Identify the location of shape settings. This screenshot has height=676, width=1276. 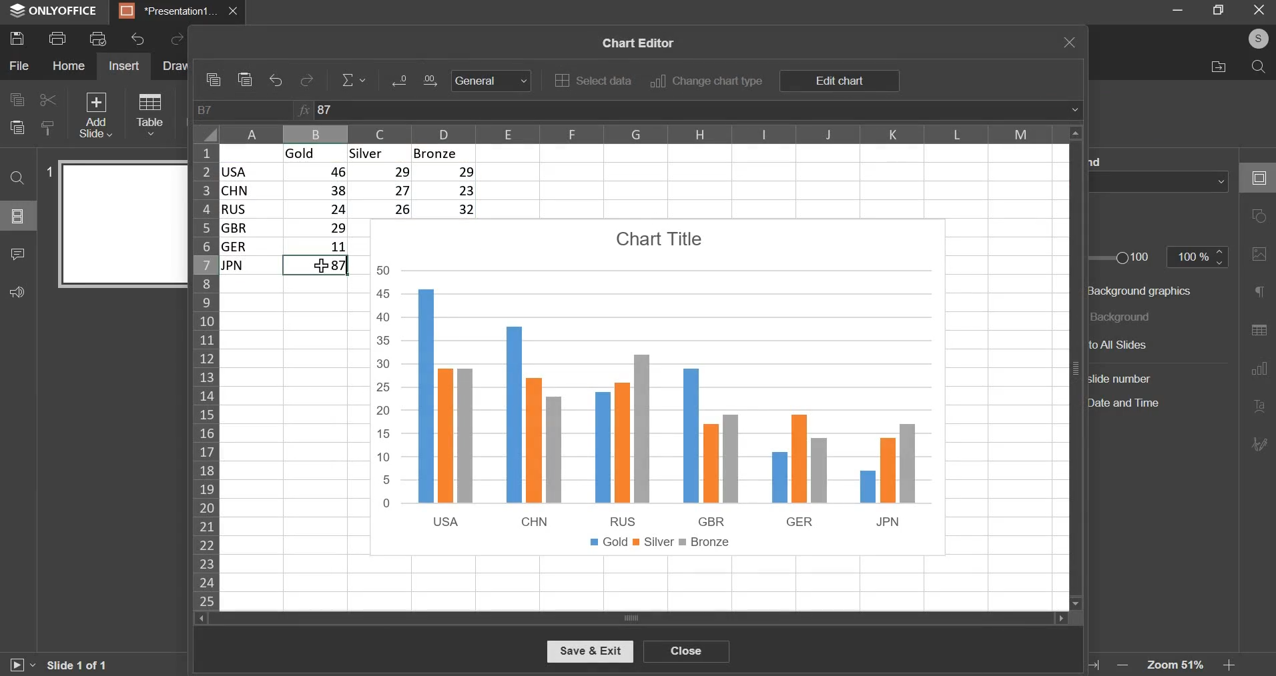
(1262, 217).